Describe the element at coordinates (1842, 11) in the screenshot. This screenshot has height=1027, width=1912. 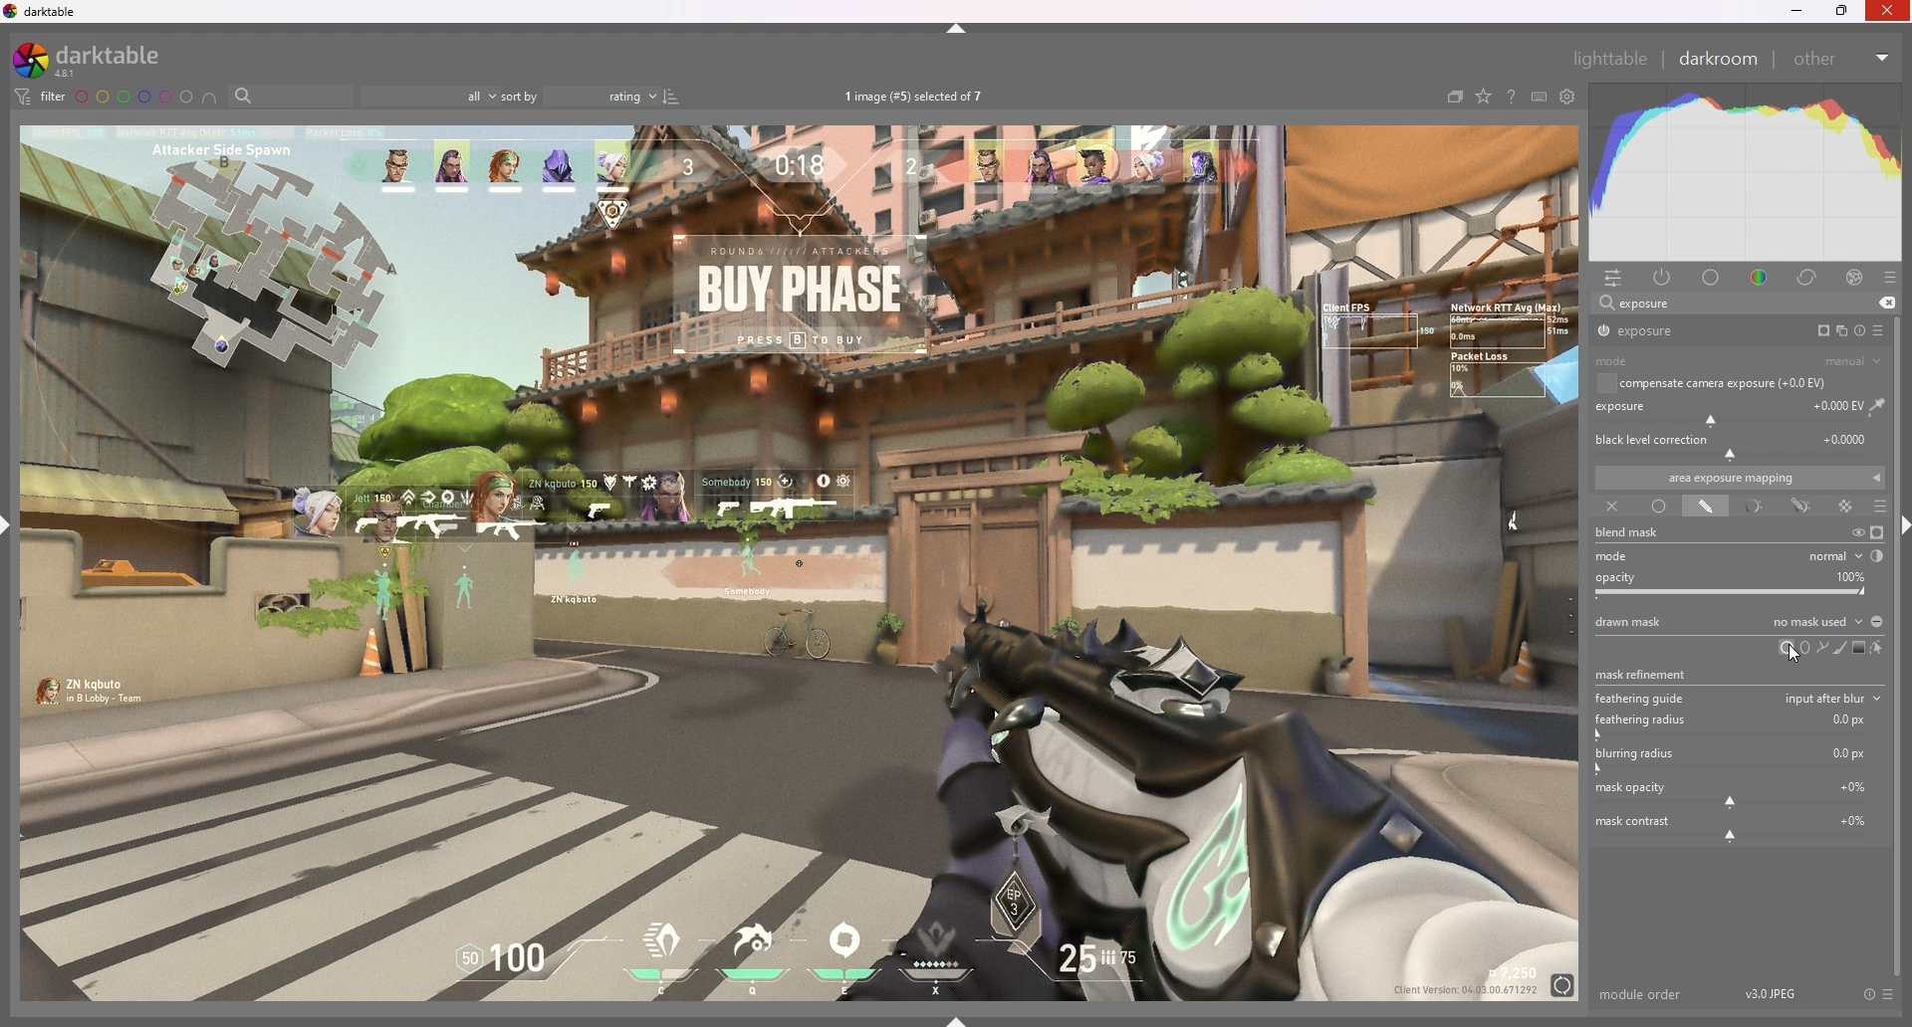
I see `resize` at that location.